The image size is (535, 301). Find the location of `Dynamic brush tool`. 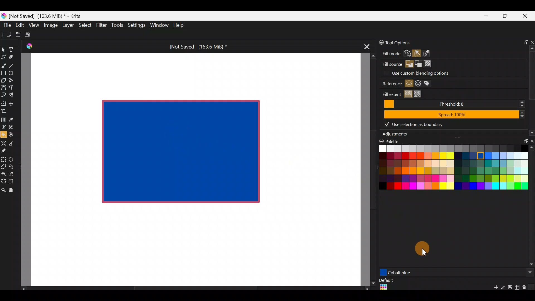

Dynamic brush tool is located at coordinates (3, 94).